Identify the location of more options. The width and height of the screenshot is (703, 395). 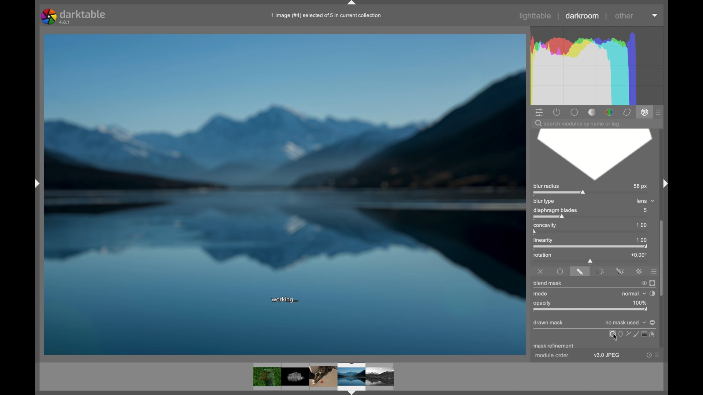
(656, 356).